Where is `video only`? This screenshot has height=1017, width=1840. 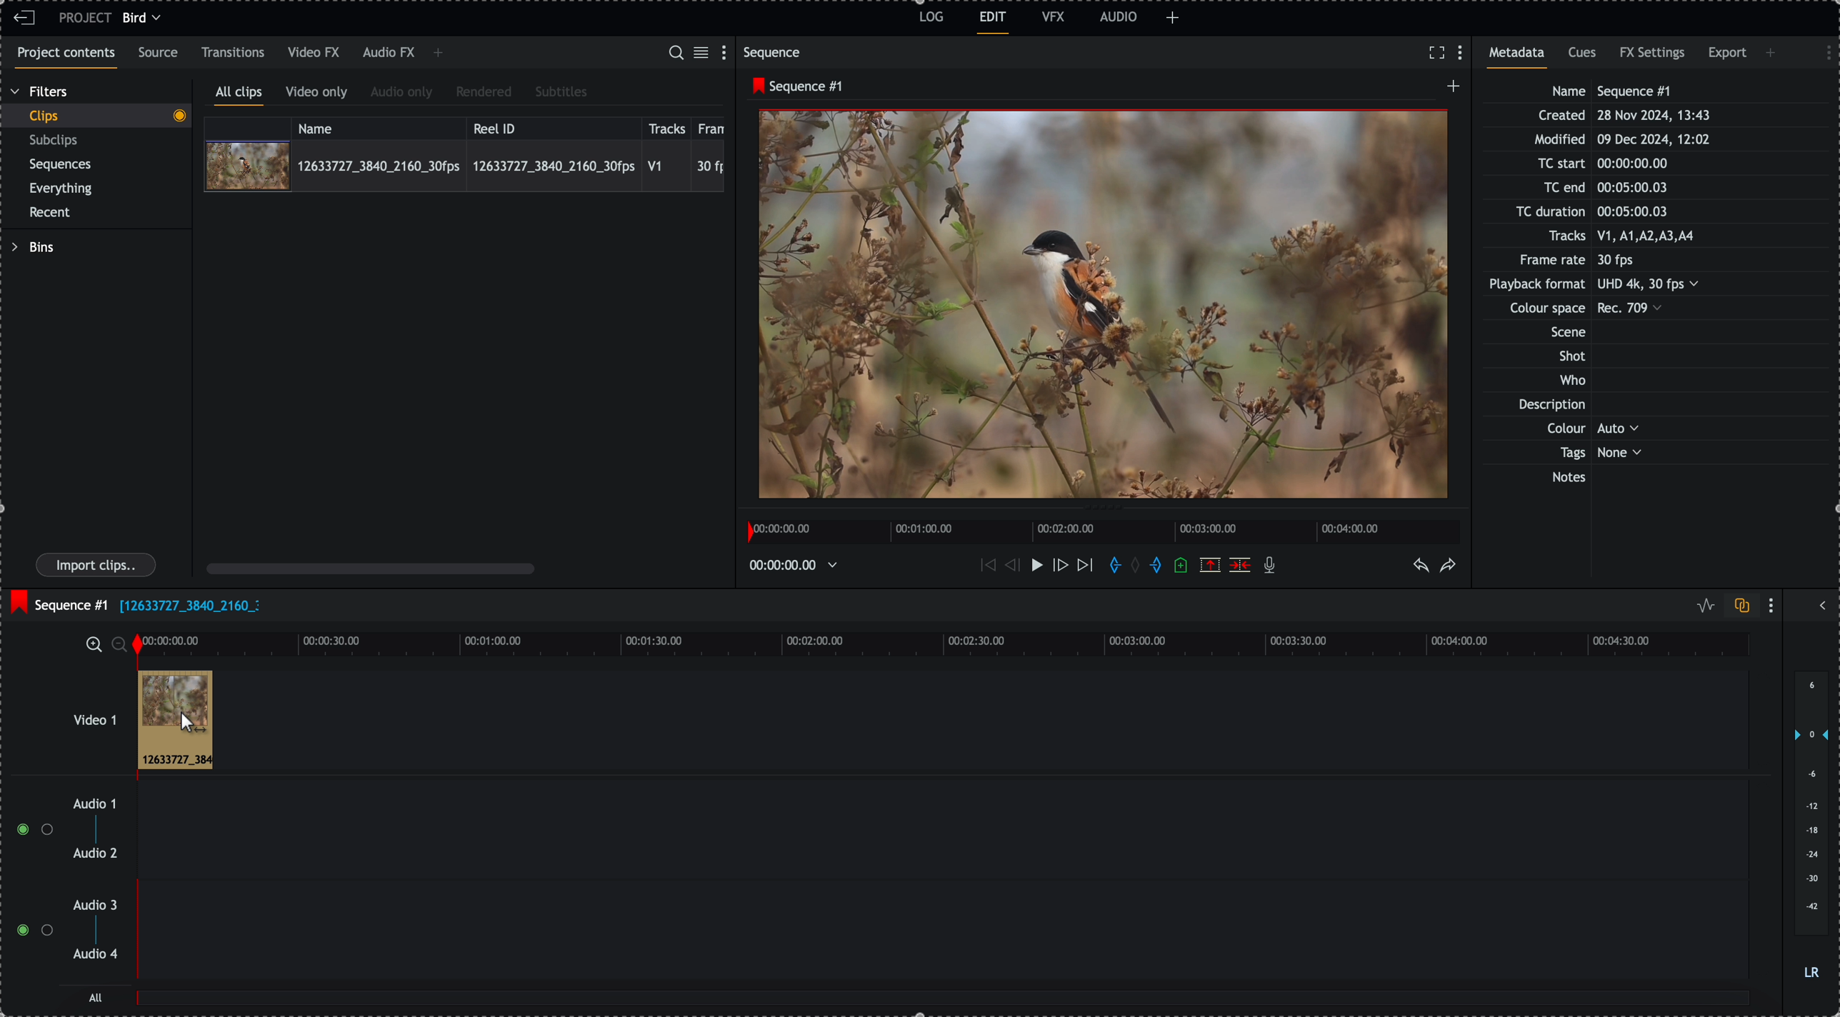
video only is located at coordinates (320, 94).